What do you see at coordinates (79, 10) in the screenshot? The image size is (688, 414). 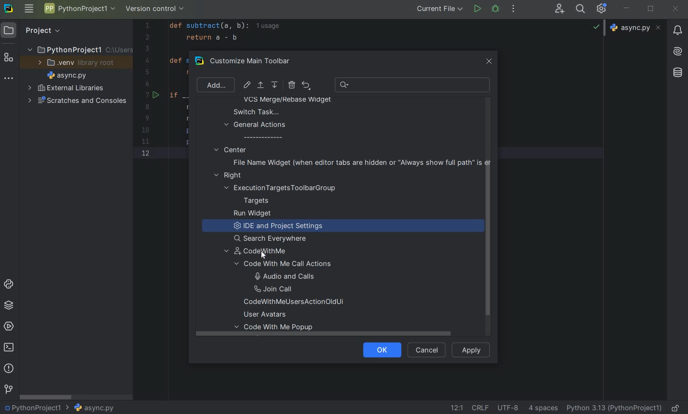 I see `PROJECT NAME` at bounding box center [79, 10].